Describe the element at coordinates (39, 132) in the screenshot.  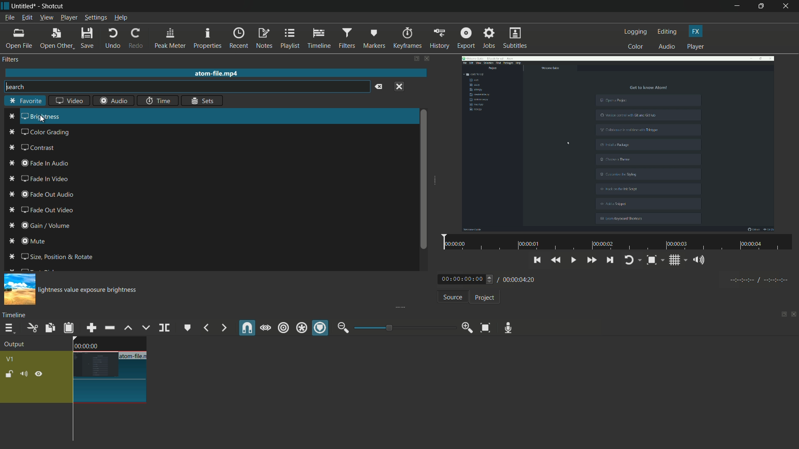
I see `color grading` at that location.